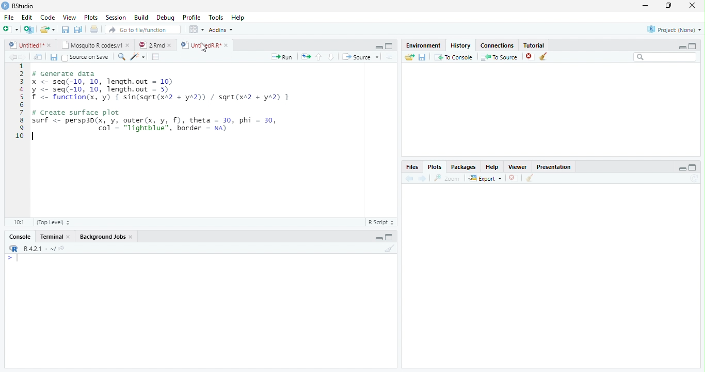 This screenshot has height=372, width=705. Describe the element at coordinates (90, 45) in the screenshot. I see `Mosquito R codes.v1` at that location.